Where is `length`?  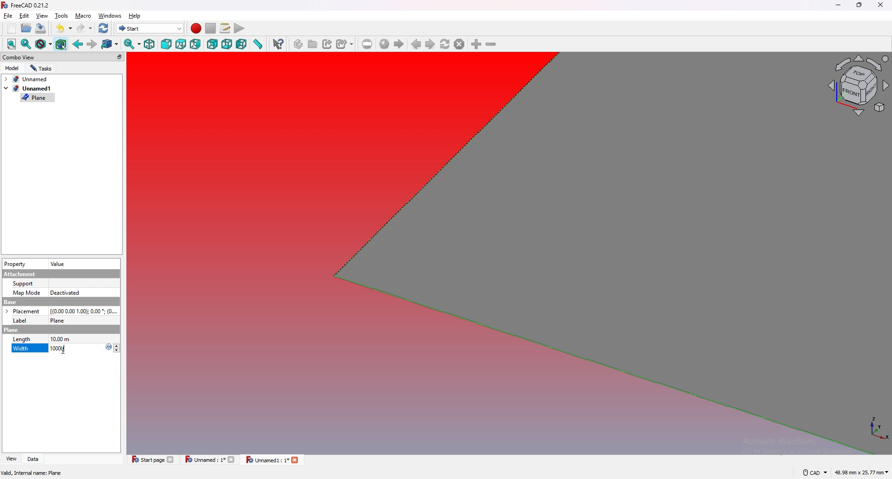
length is located at coordinates (22, 339).